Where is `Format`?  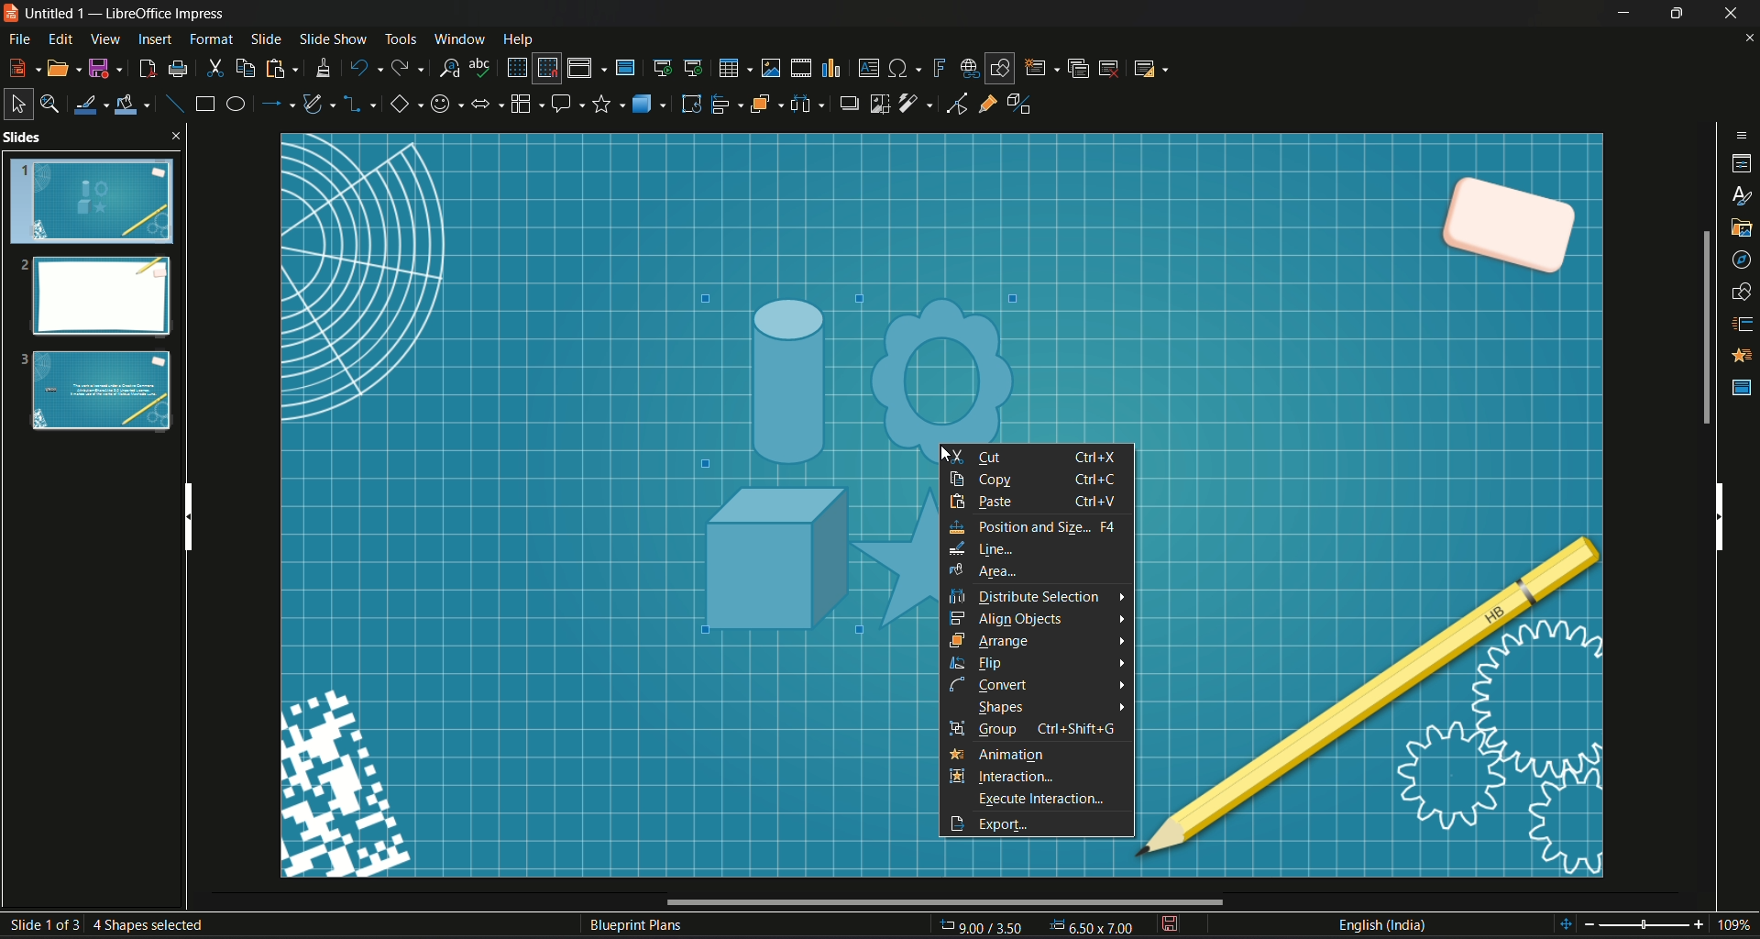 Format is located at coordinates (212, 39).